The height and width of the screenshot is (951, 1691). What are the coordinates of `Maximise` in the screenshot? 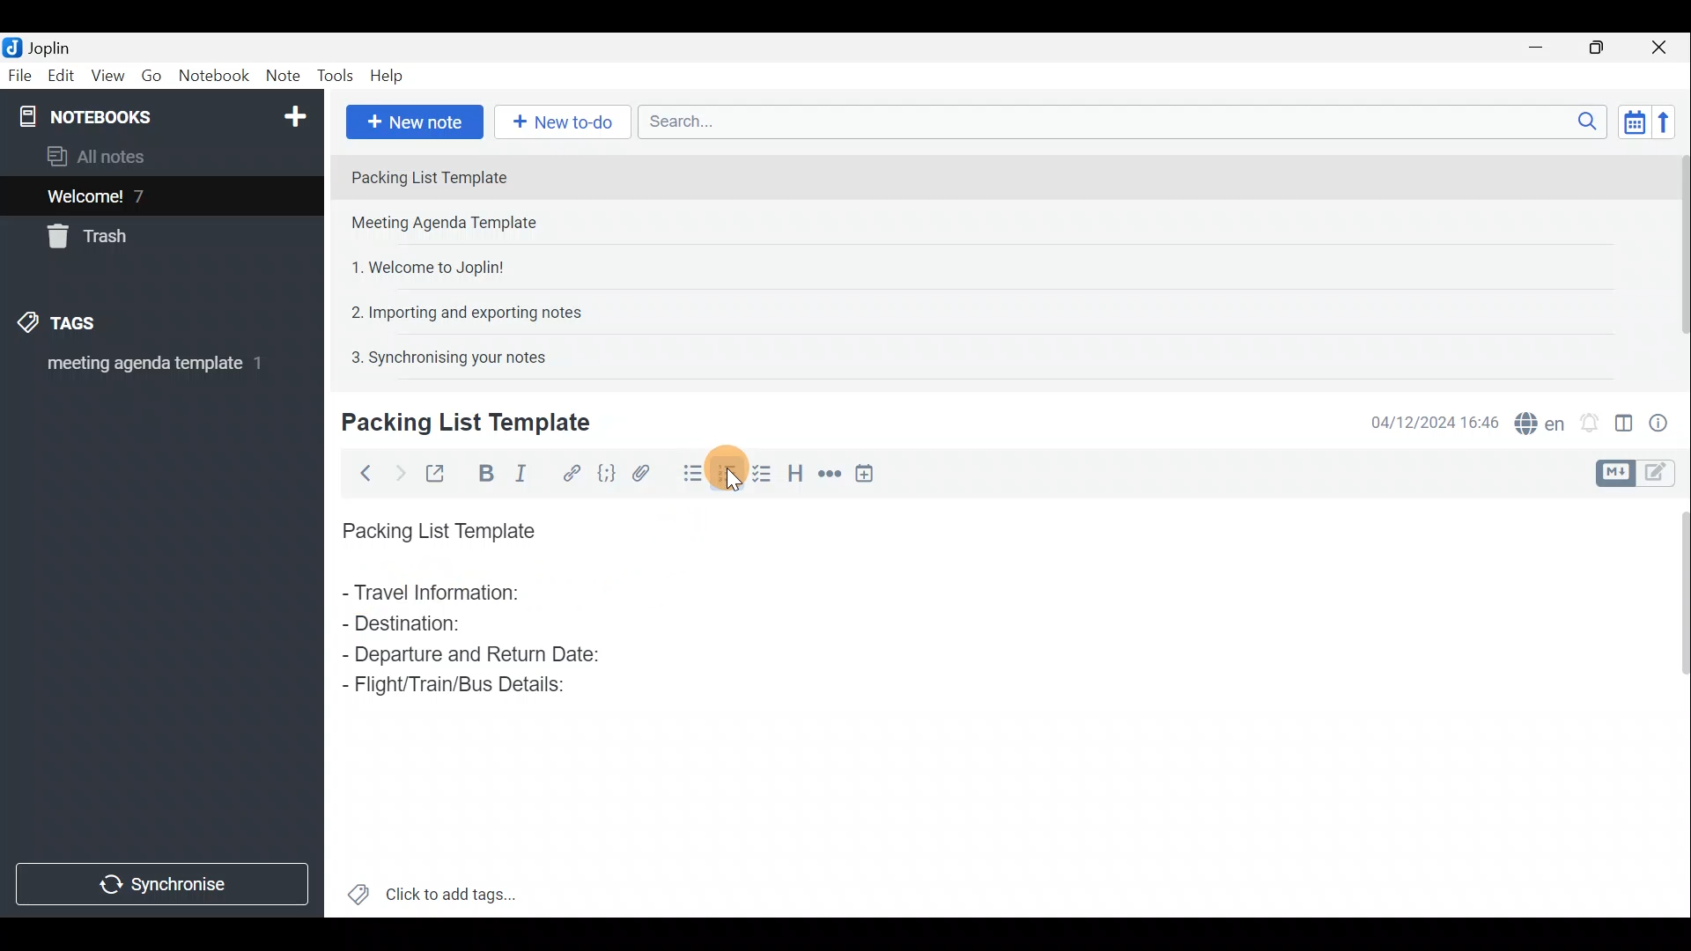 It's located at (1603, 48).